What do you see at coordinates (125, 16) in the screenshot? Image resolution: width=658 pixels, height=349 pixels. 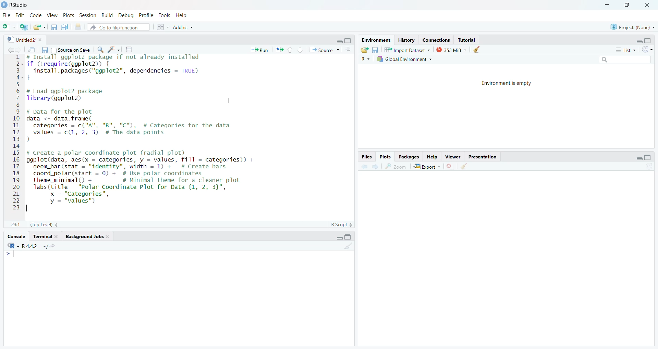 I see ` Debug` at bounding box center [125, 16].